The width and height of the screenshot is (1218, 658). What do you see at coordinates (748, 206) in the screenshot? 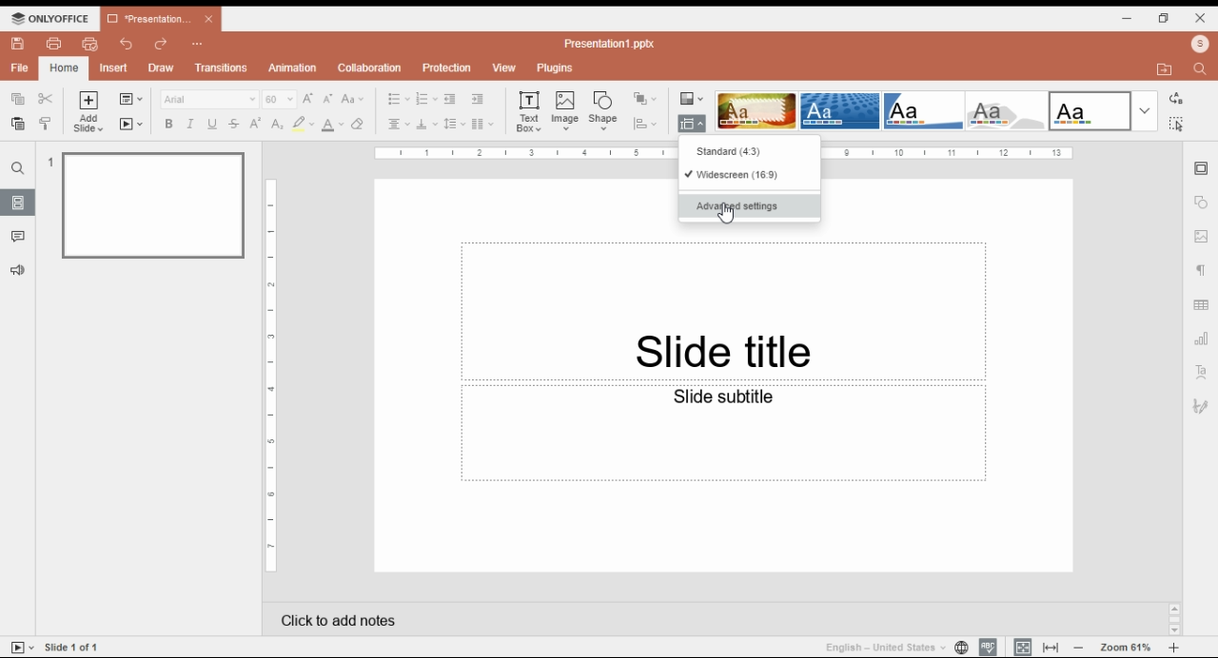
I see `advanced settings` at bounding box center [748, 206].